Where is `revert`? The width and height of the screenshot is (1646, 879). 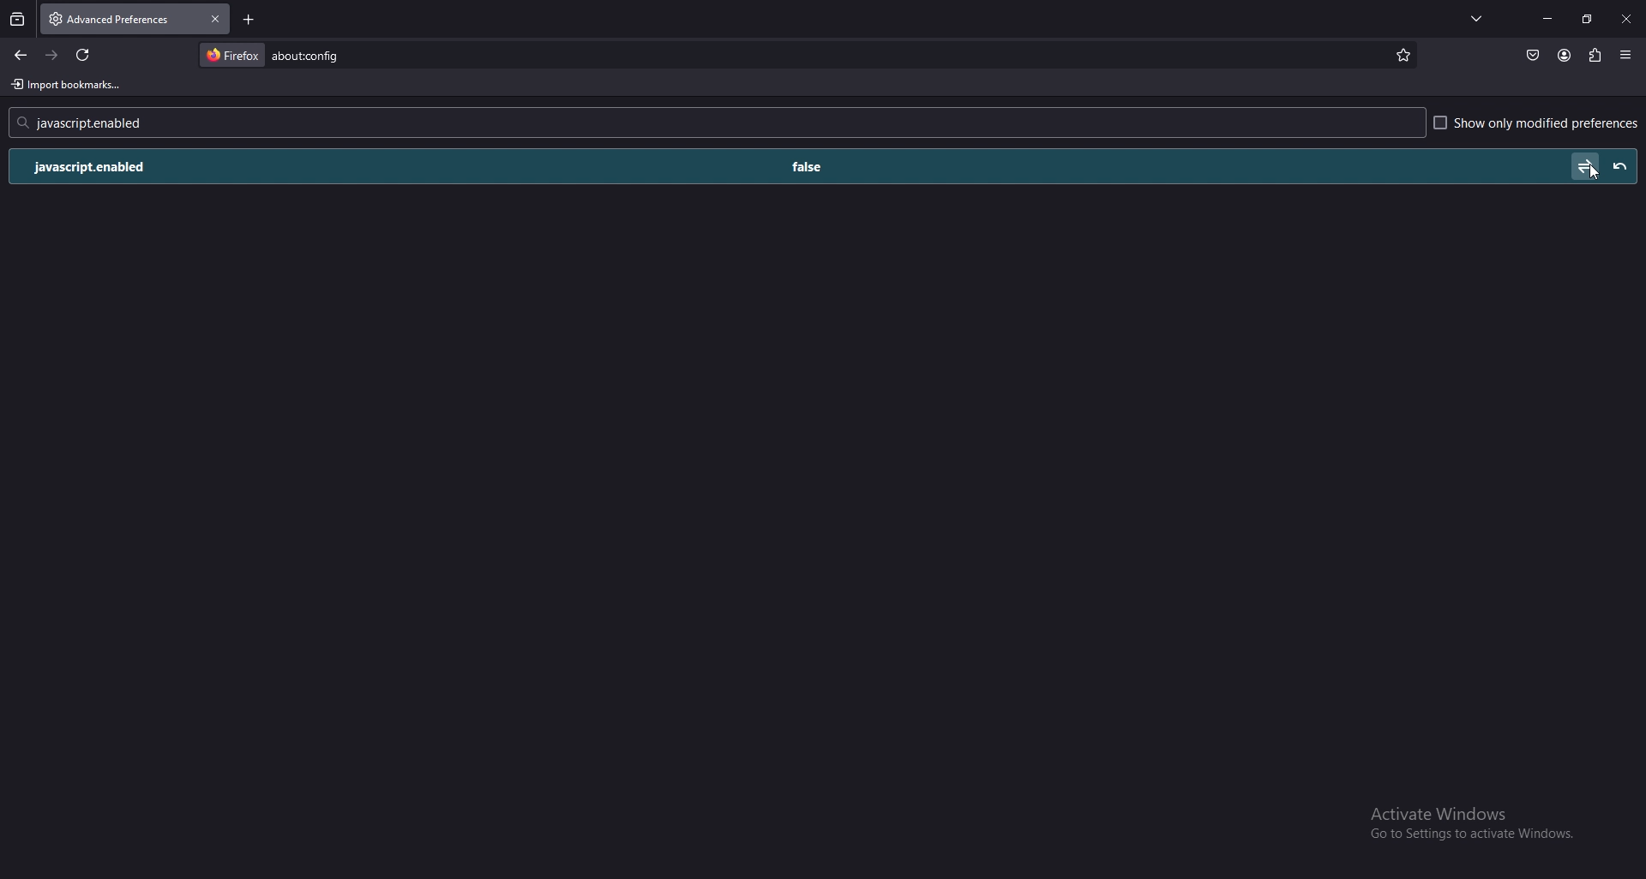 revert is located at coordinates (1620, 165).